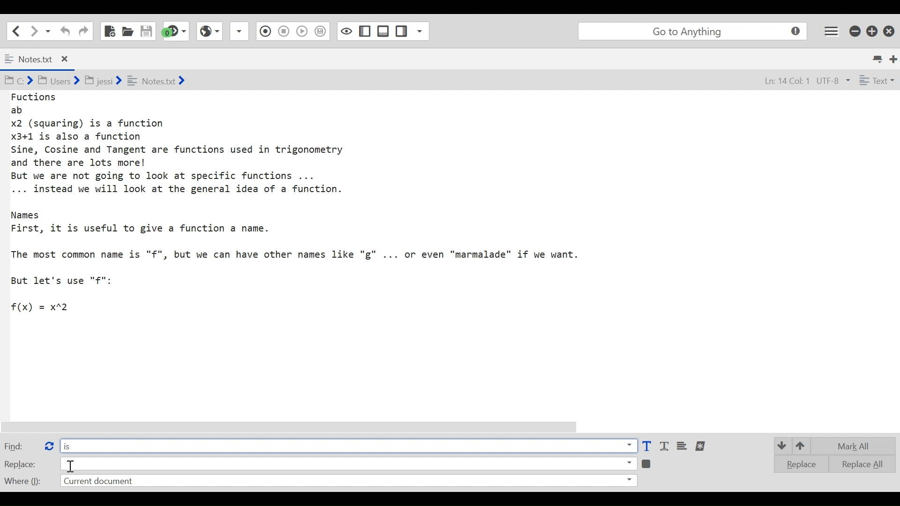 The width and height of the screenshot is (900, 506). Describe the element at coordinates (412, 31) in the screenshot. I see `Show specific Sidepane` at that location.